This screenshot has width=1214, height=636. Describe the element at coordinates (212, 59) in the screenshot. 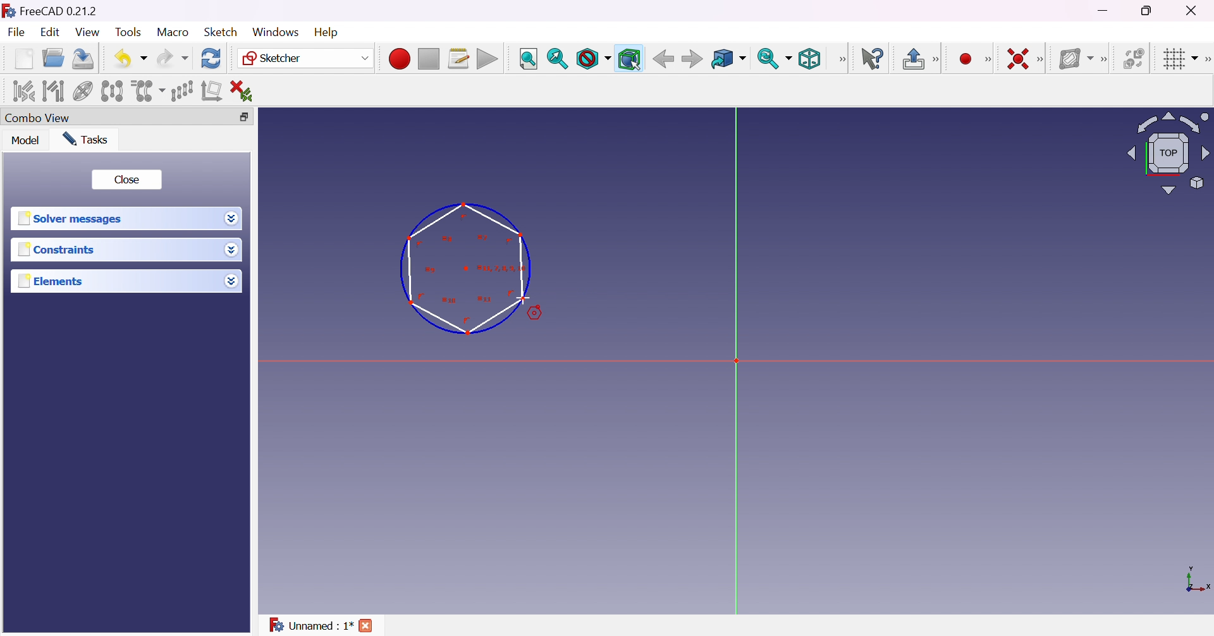

I see `Refresh` at that location.